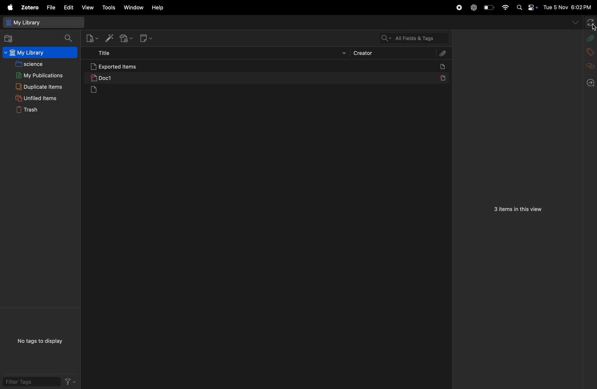  Describe the element at coordinates (526, 7) in the screenshot. I see `aplle widgets` at that location.